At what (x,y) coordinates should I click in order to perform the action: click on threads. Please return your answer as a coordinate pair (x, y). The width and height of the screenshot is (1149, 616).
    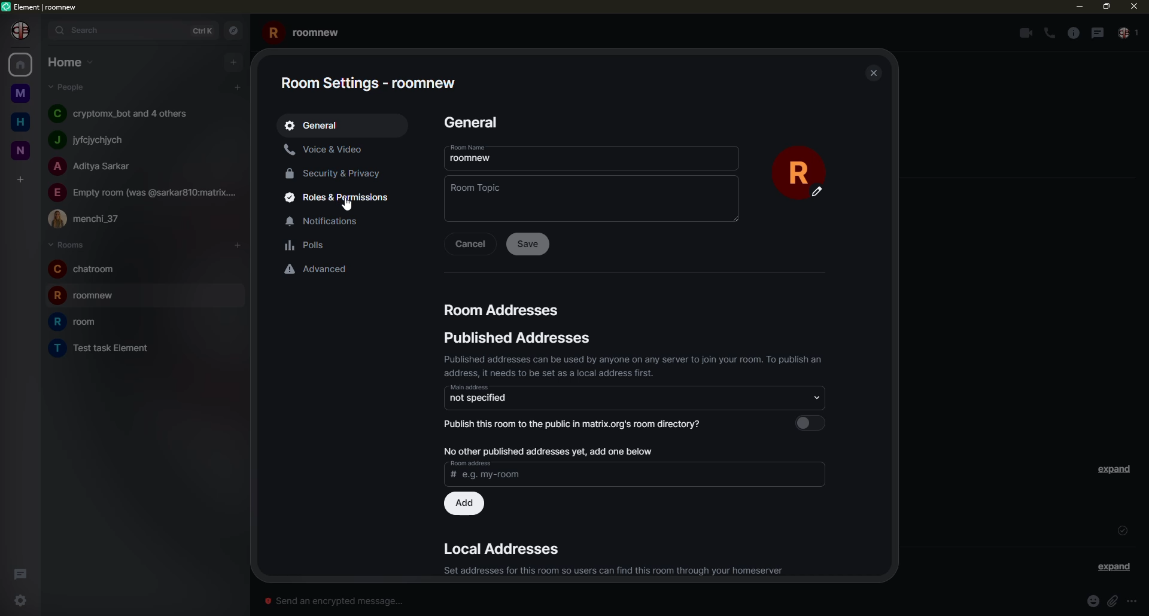
    Looking at the image, I should click on (1097, 32).